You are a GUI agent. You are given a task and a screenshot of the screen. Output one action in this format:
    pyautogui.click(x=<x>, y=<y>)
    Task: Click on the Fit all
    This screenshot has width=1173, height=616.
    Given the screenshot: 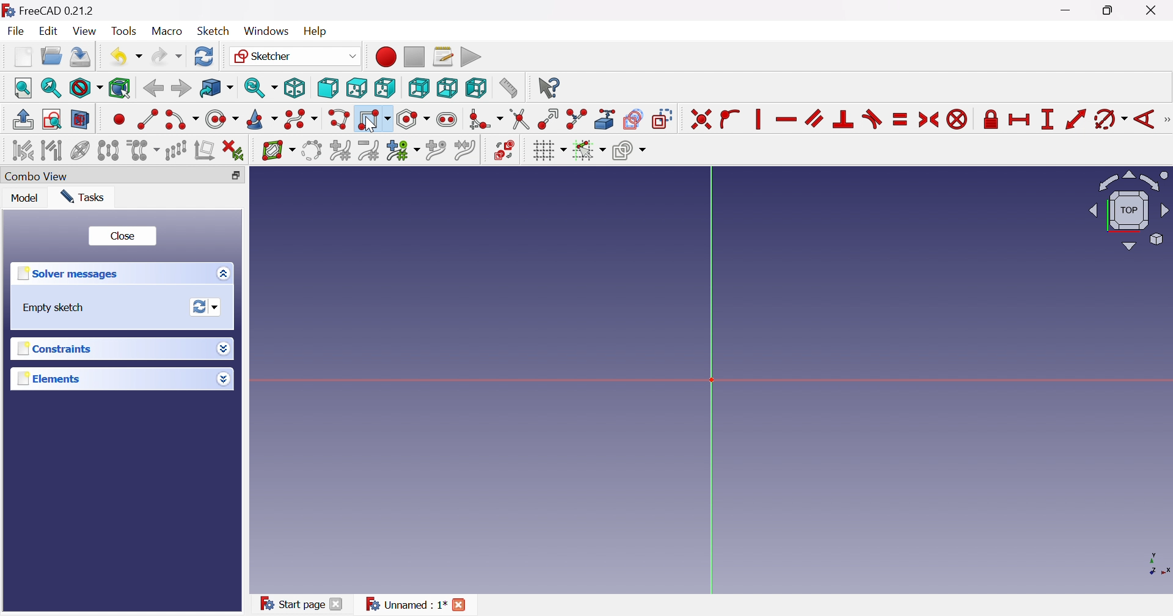 What is the action you would take?
    pyautogui.click(x=23, y=87)
    